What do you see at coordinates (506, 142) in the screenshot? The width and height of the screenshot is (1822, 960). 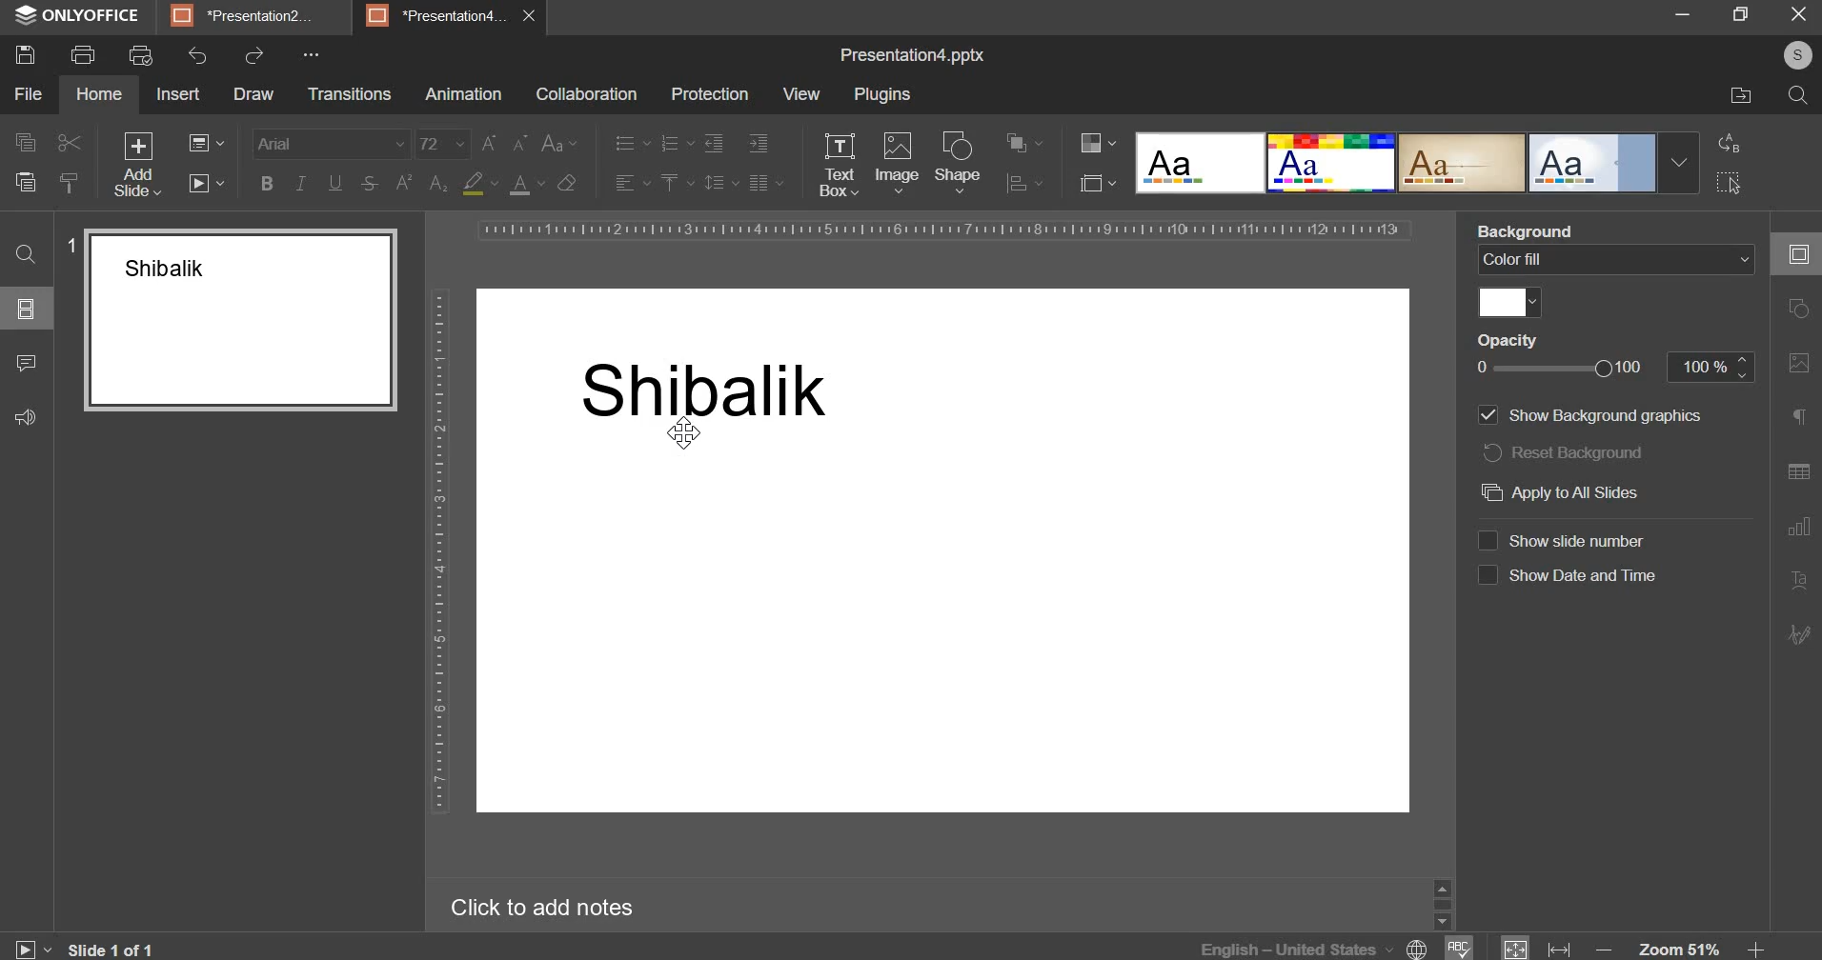 I see `change font size` at bounding box center [506, 142].